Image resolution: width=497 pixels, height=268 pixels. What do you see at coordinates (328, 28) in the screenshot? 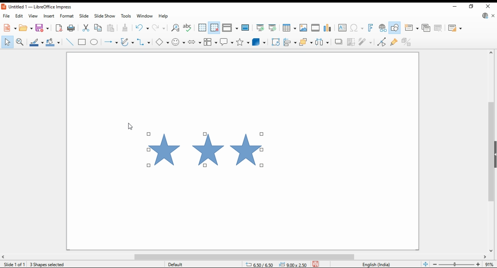
I see `insert charts` at bounding box center [328, 28].